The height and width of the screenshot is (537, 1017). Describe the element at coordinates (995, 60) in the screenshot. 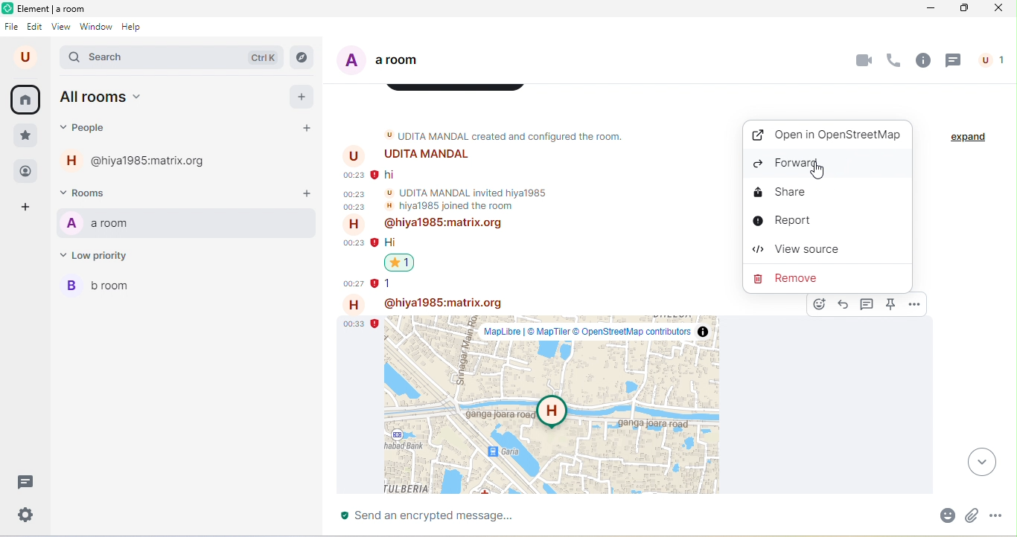

I see `people` at that location.